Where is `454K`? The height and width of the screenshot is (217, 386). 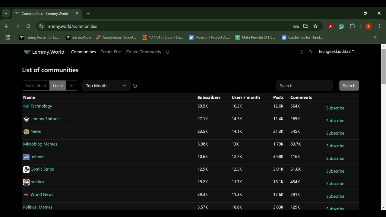
454K is located at coordinates (295, 182).